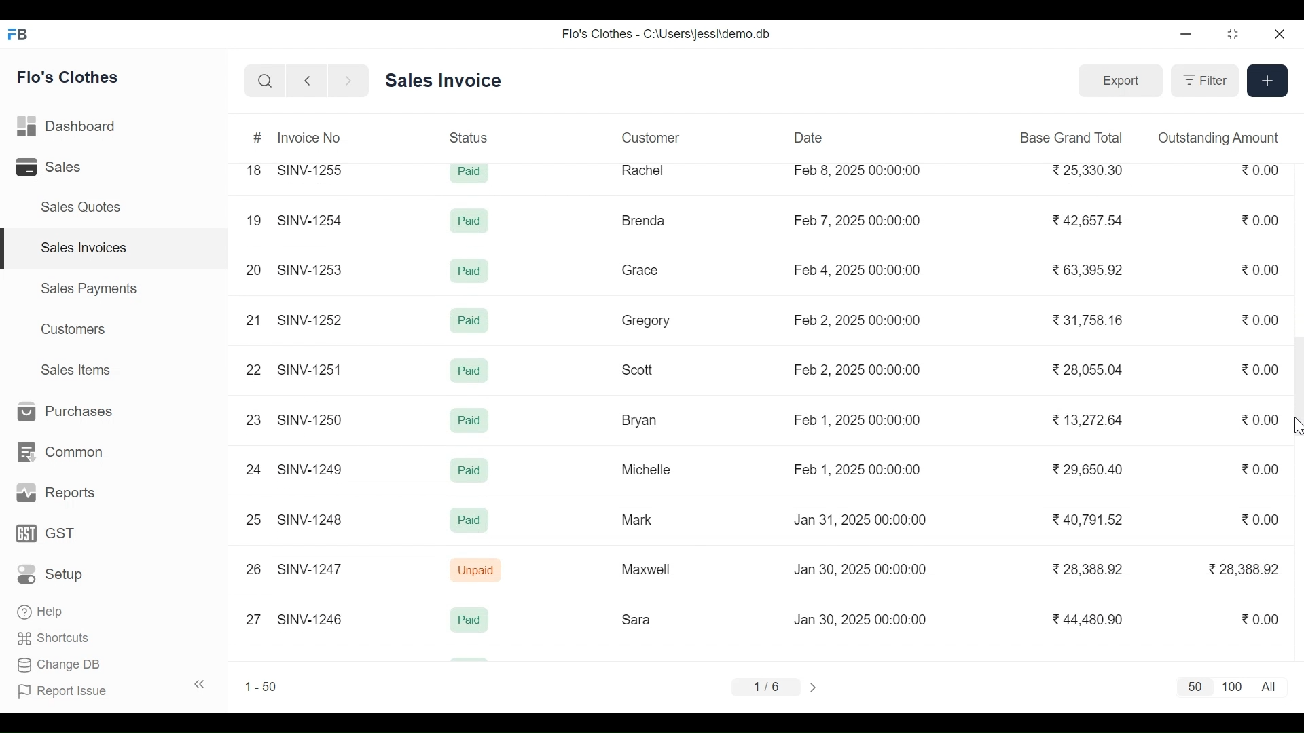 This screenshot has height=733, width=1304. What do you see at coordinates (253, 221) in the screenshot?
I see `19` at bounding box center [253, 221].